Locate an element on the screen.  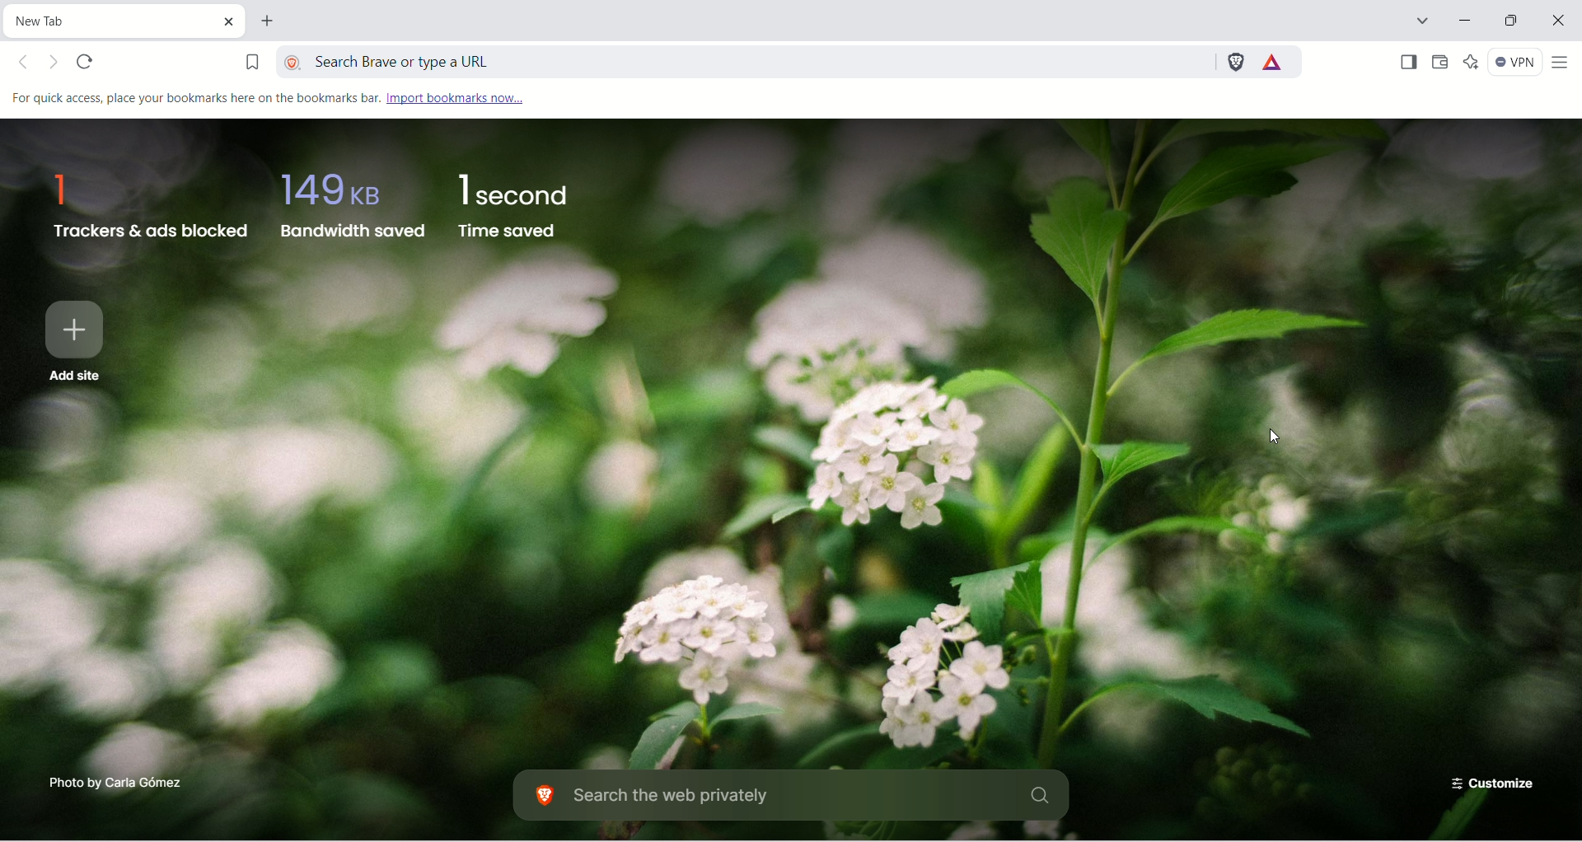
VPN is located at coordinates (1519, 63).